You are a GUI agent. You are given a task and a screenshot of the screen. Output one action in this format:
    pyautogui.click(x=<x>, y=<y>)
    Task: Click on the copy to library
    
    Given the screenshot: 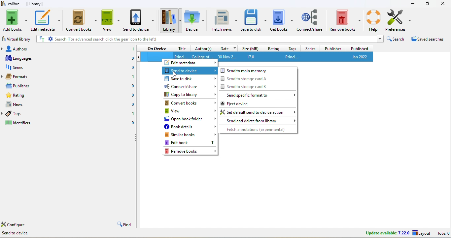 What is the action you would take?
    pyautogui.click(x=190, y=95)
    